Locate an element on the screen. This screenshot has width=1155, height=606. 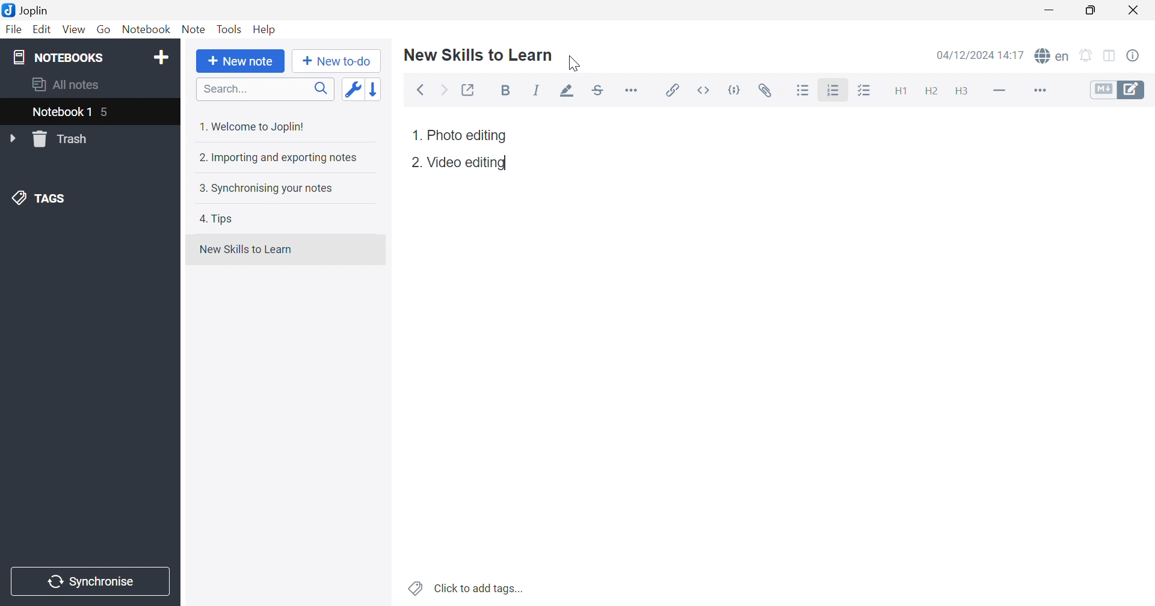
5 is located at coordinates (106, 114).